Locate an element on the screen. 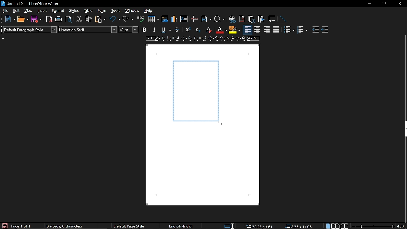 The height and width of the screenshot is (229, 407). strikethrough is located at coordinates (177, 30).